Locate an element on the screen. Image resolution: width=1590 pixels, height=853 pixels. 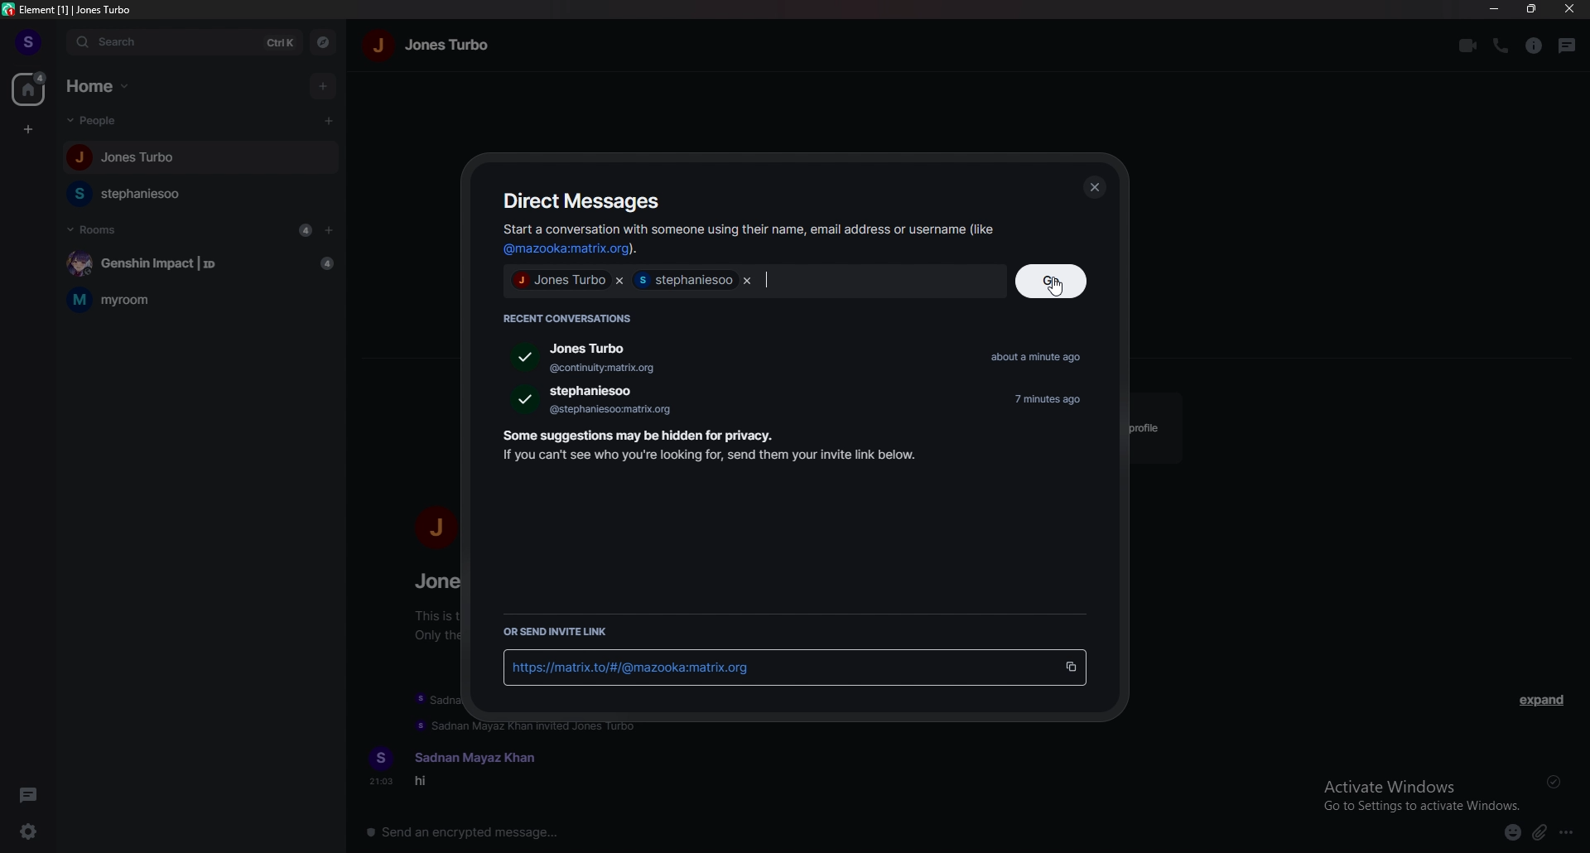
cursor is located at coordinates (1056, 287).